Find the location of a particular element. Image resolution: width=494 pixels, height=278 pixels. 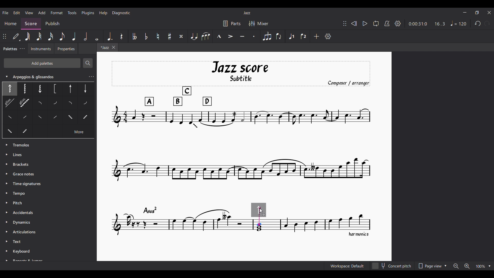

Toggle sharp is located at coordinates (170, 36).